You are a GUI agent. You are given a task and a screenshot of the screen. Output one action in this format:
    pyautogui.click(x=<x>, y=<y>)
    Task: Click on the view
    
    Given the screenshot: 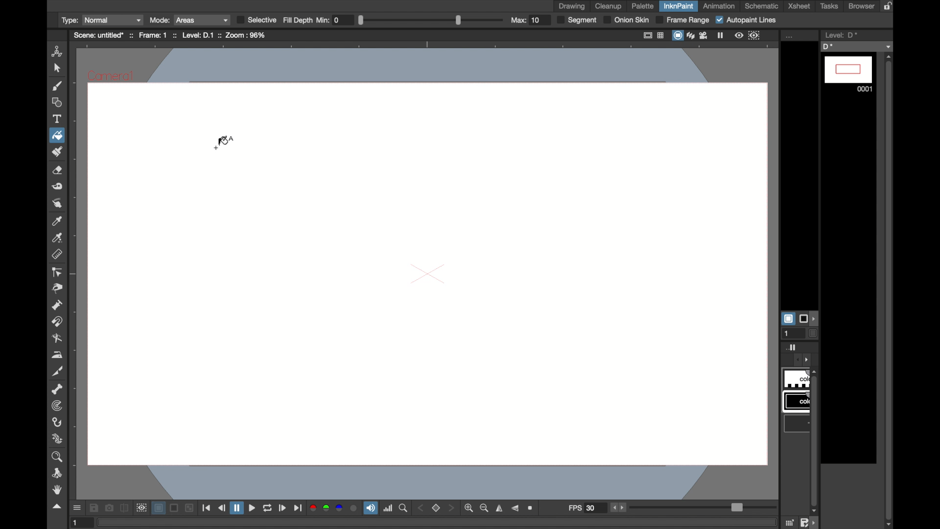 What is the action you would take?
    pyautogui.click(x=740, y=35)
    